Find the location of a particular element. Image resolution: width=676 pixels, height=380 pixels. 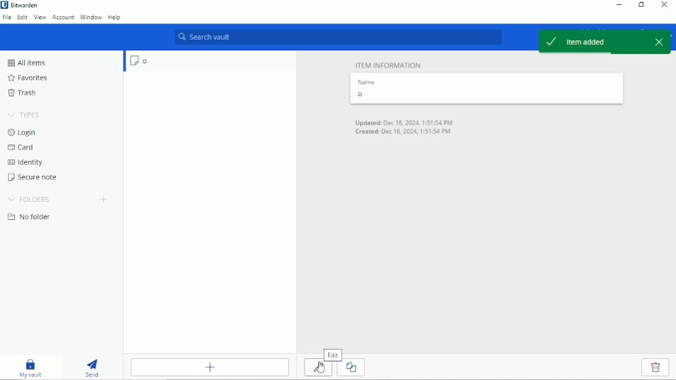

o is located at coordinates (136, 62).